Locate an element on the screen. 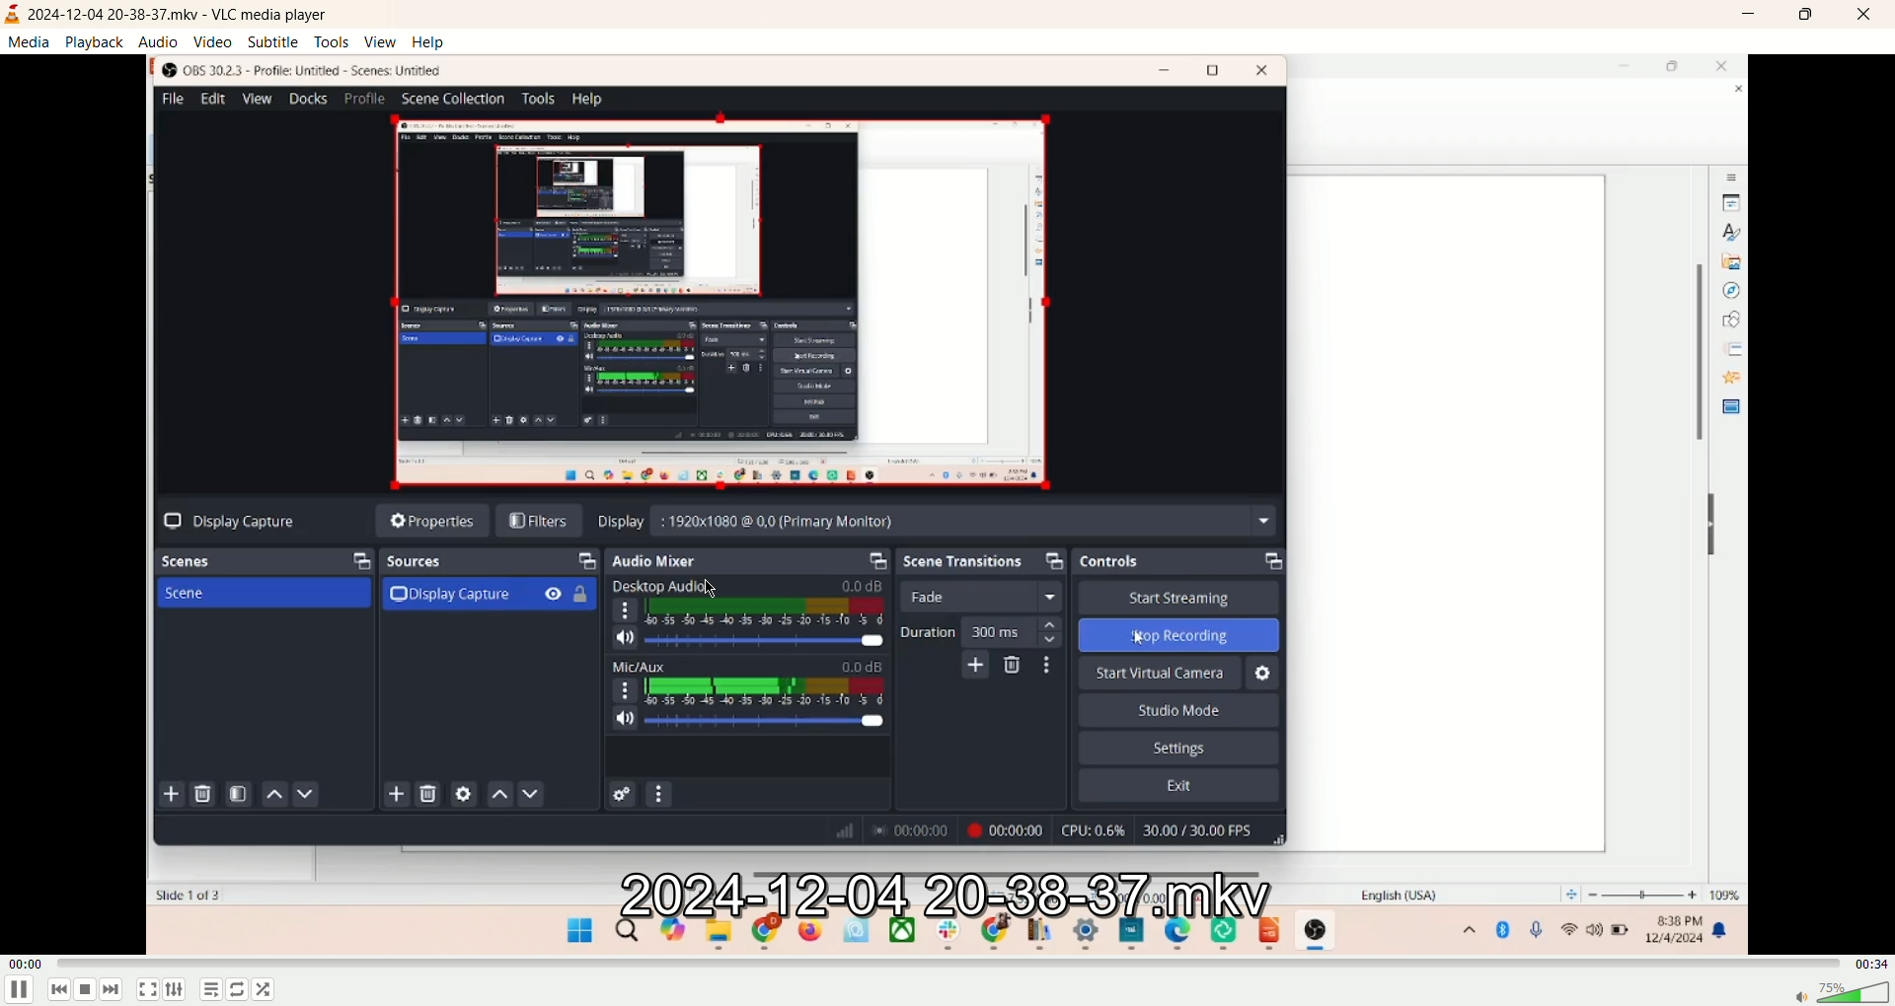 The height and width of the screenshot is (1006, 1895). Help is located at coordinates (429, 41).